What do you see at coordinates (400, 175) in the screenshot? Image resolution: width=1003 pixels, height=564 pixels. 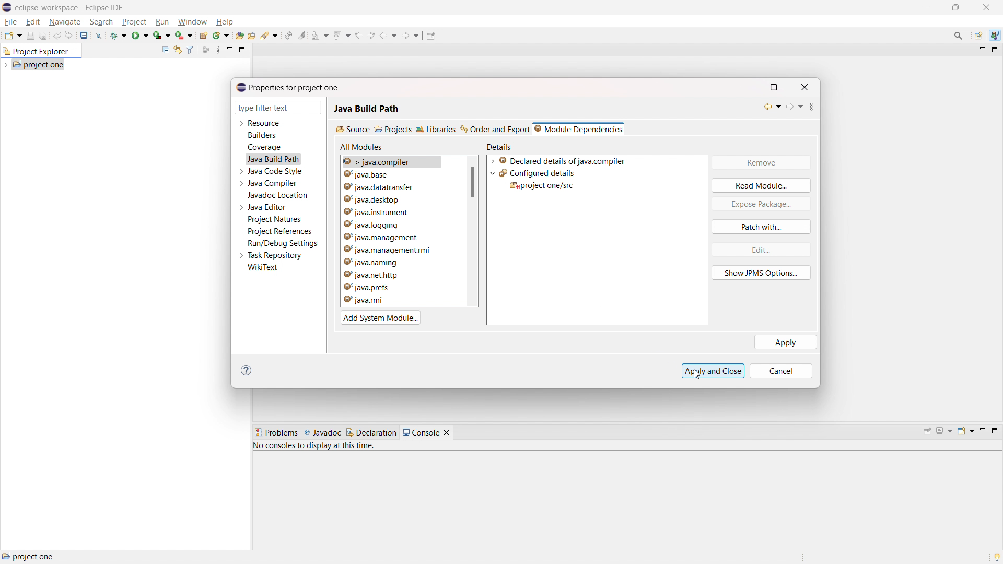 I see `java.compiler` at bounding box center [400, 175].